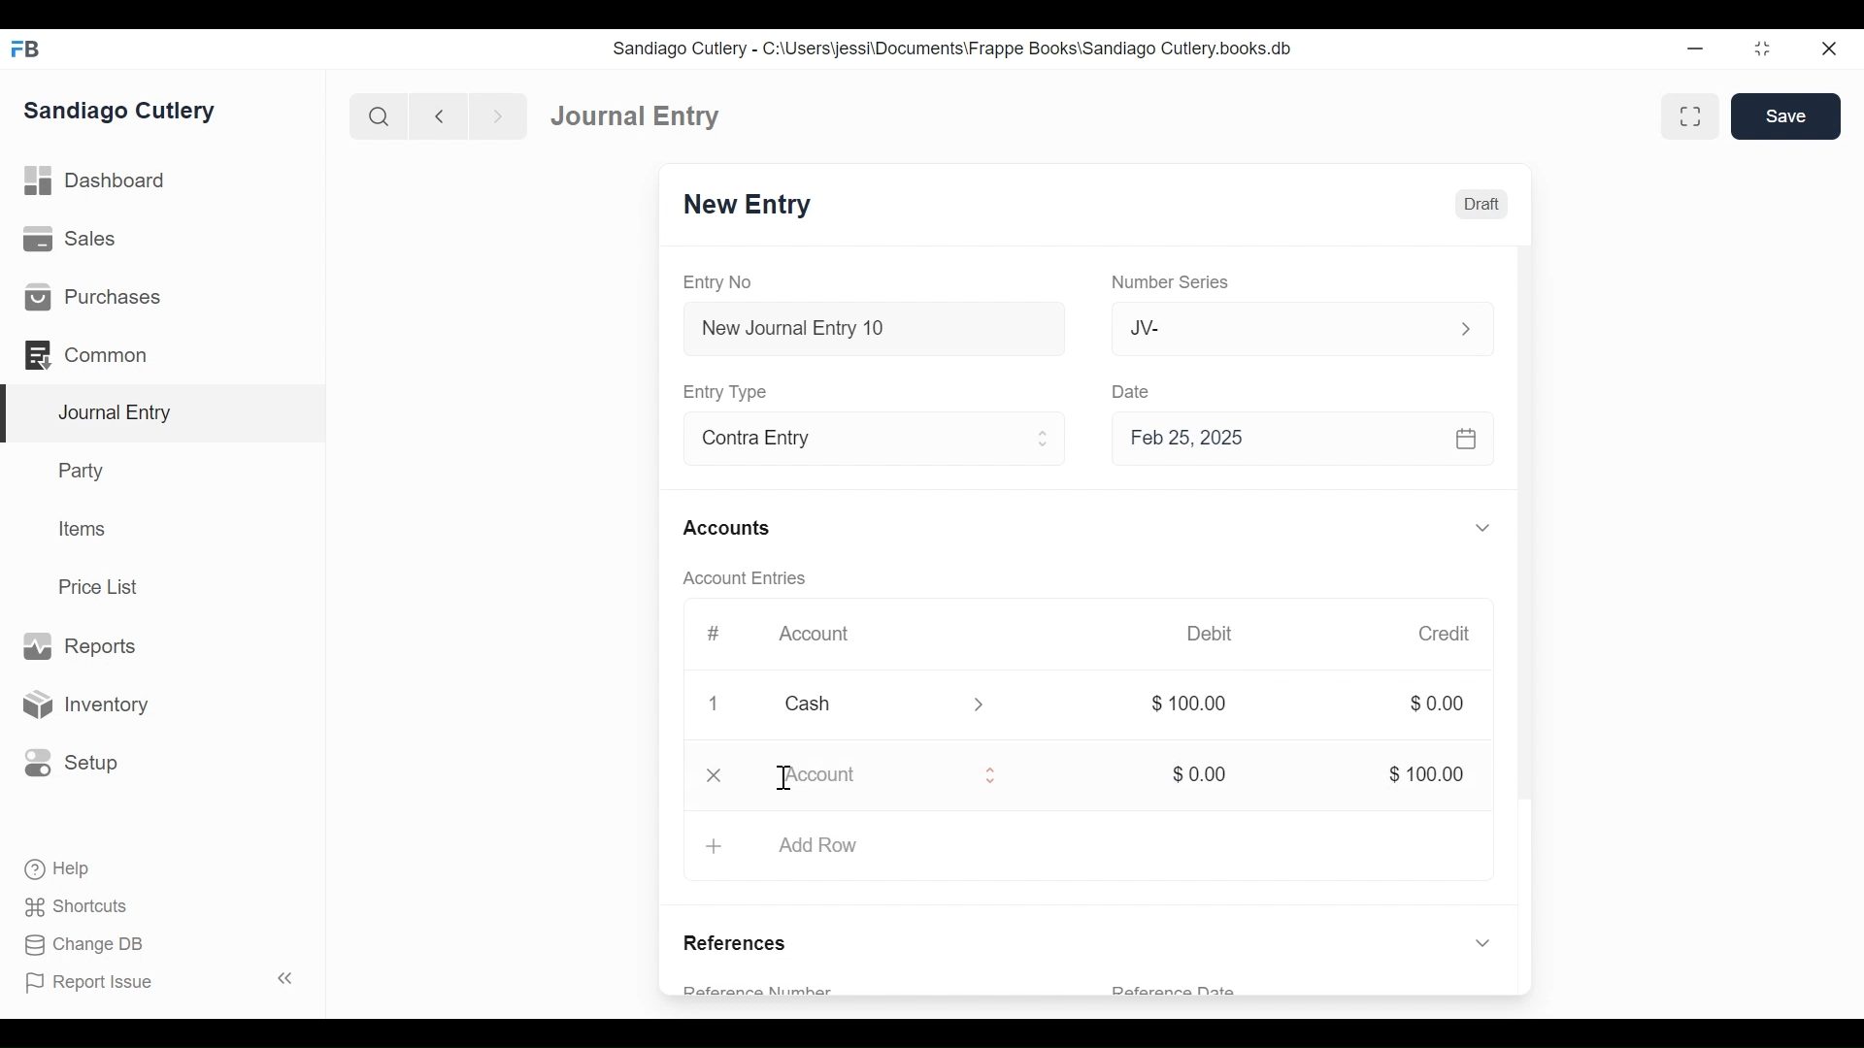  What do you see at coordinates (956, 50) in the screenshot?
I see `Sandiago Cutlery - C:\Users\jessi\Documents\Frappe Books\Sandiago Cutlery.books.db` at bounding box center [956, 50].